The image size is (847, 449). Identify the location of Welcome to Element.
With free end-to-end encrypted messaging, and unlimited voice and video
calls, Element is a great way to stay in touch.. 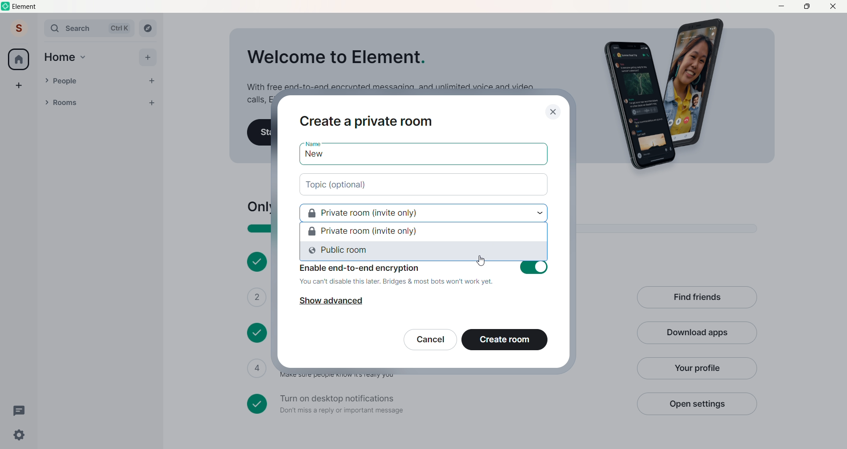
(389, 67).